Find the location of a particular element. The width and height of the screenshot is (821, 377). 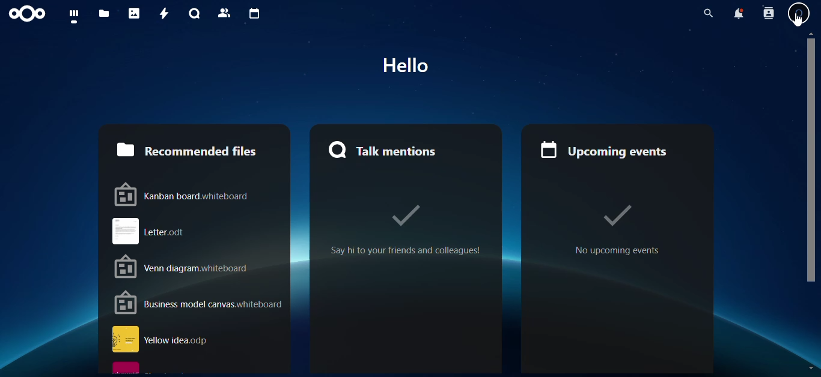

Yellow idea.odp is located at coordinates (198, 339).